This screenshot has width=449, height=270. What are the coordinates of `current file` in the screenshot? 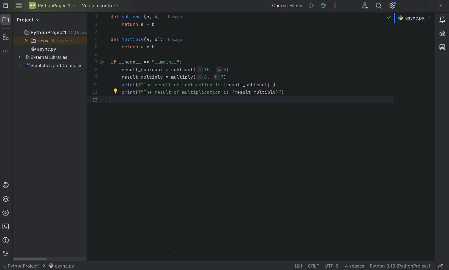 It's located at (288, 5).